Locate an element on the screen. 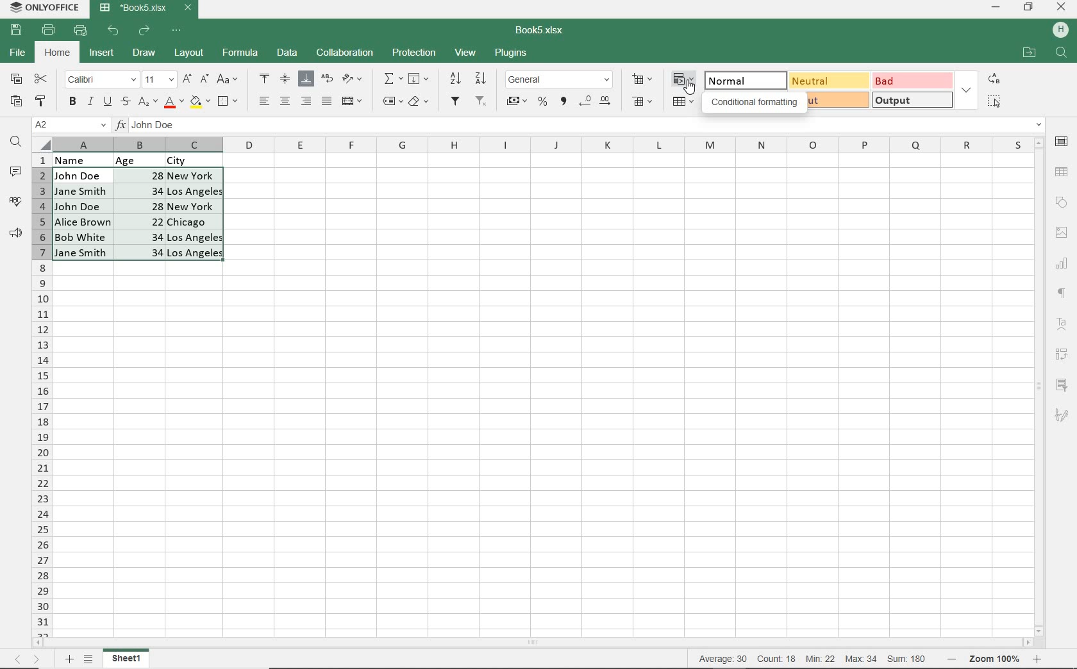 Image resolution: width=1077 pixels, height=669 pixels. FORMAT AS TABLE TEMPLATE is located at coordinates (684, 103).